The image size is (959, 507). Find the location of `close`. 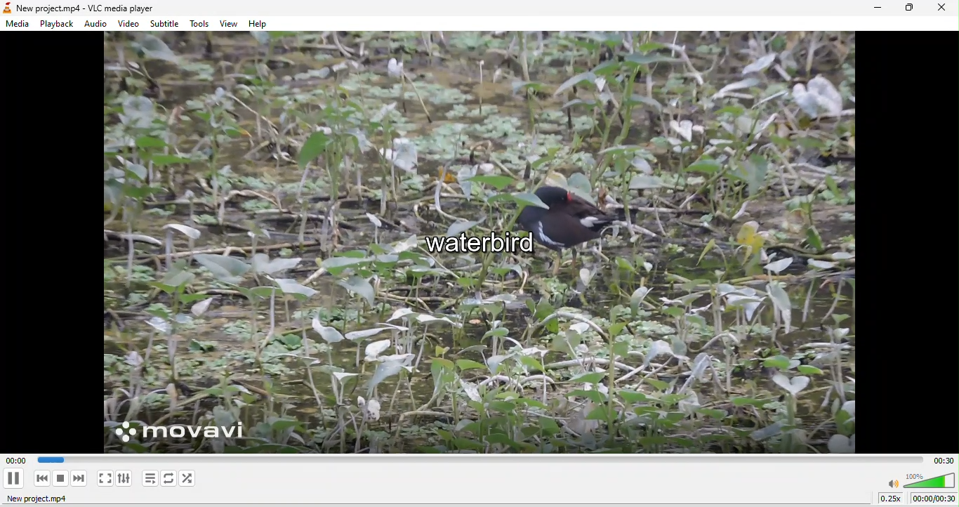

close is located at coordinates (942, 10).